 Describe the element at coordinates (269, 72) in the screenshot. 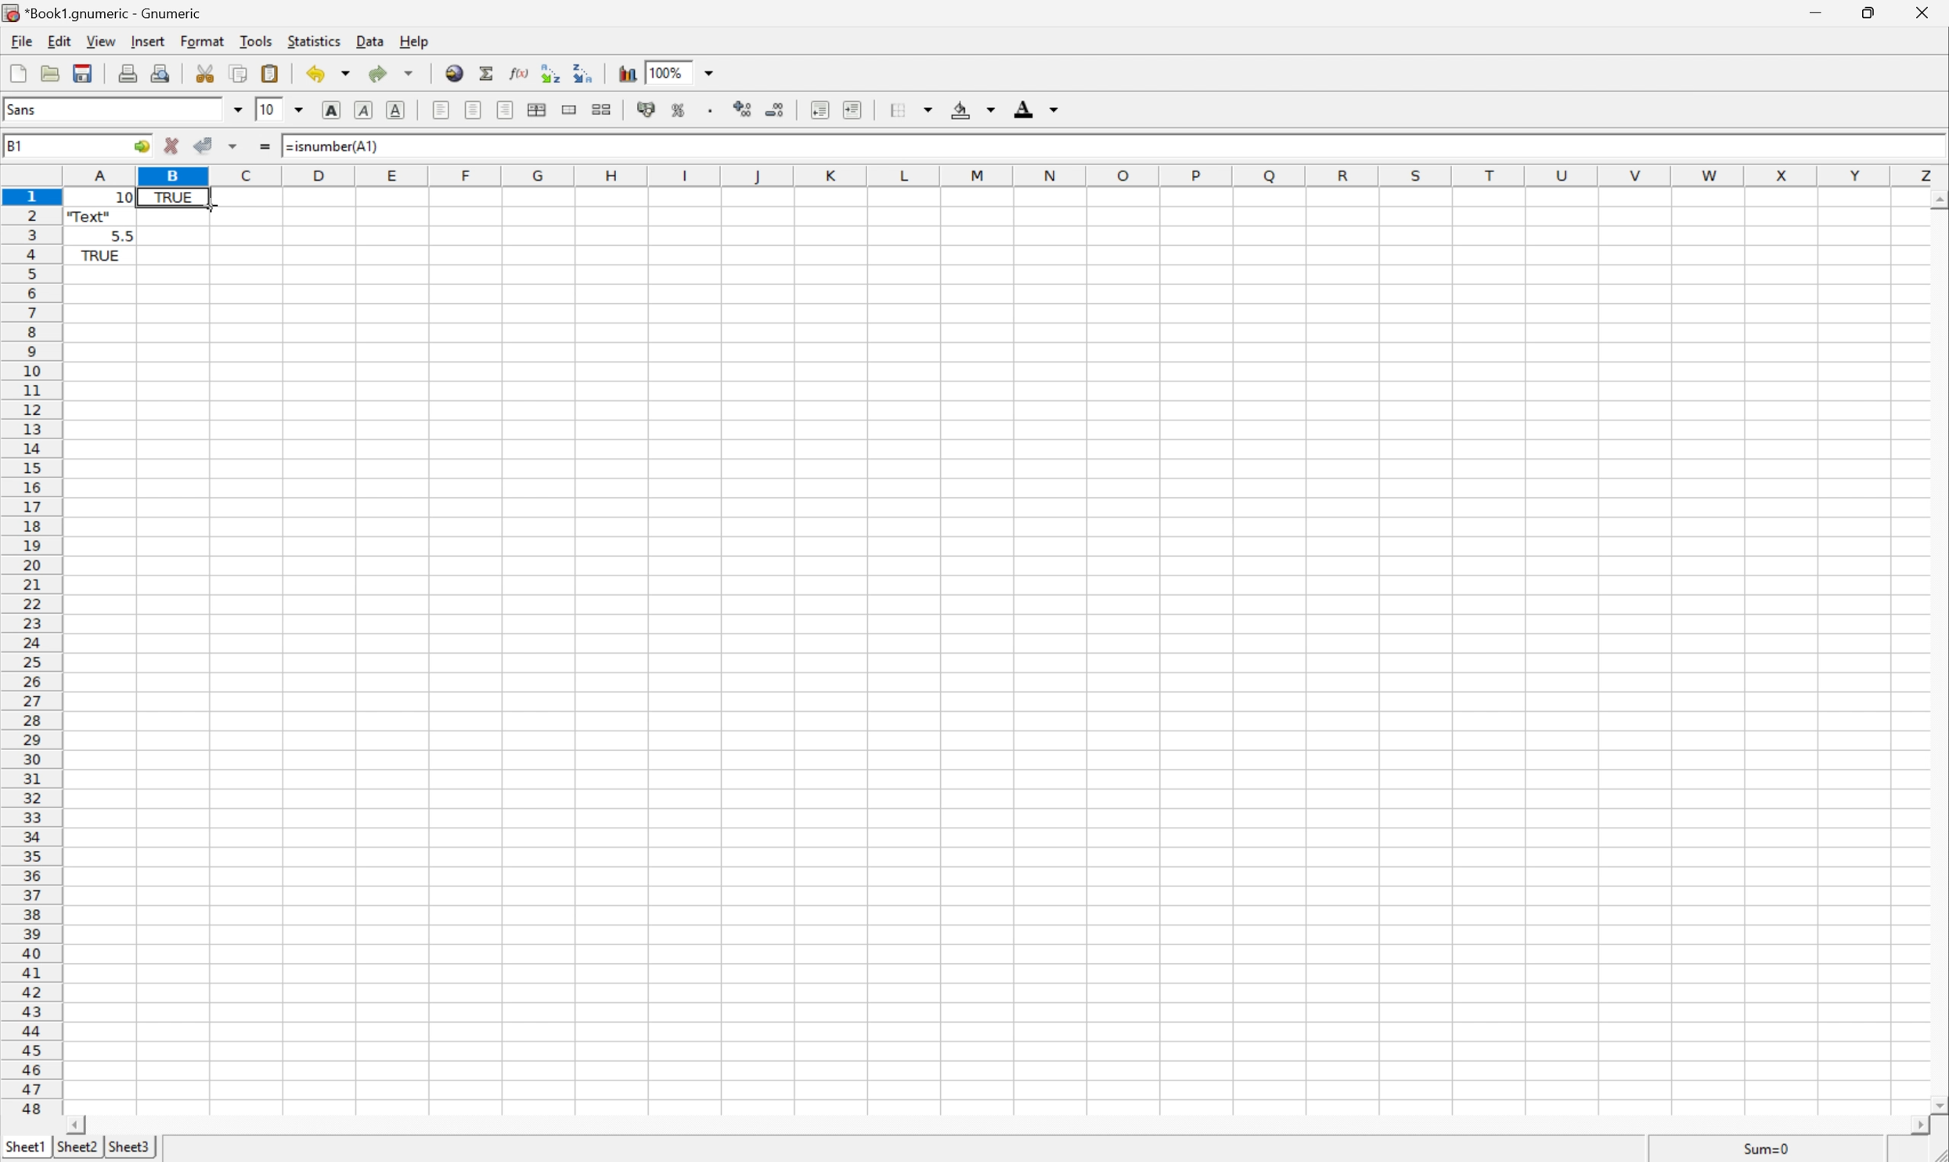

I see `Paste a clipboard` at that location.